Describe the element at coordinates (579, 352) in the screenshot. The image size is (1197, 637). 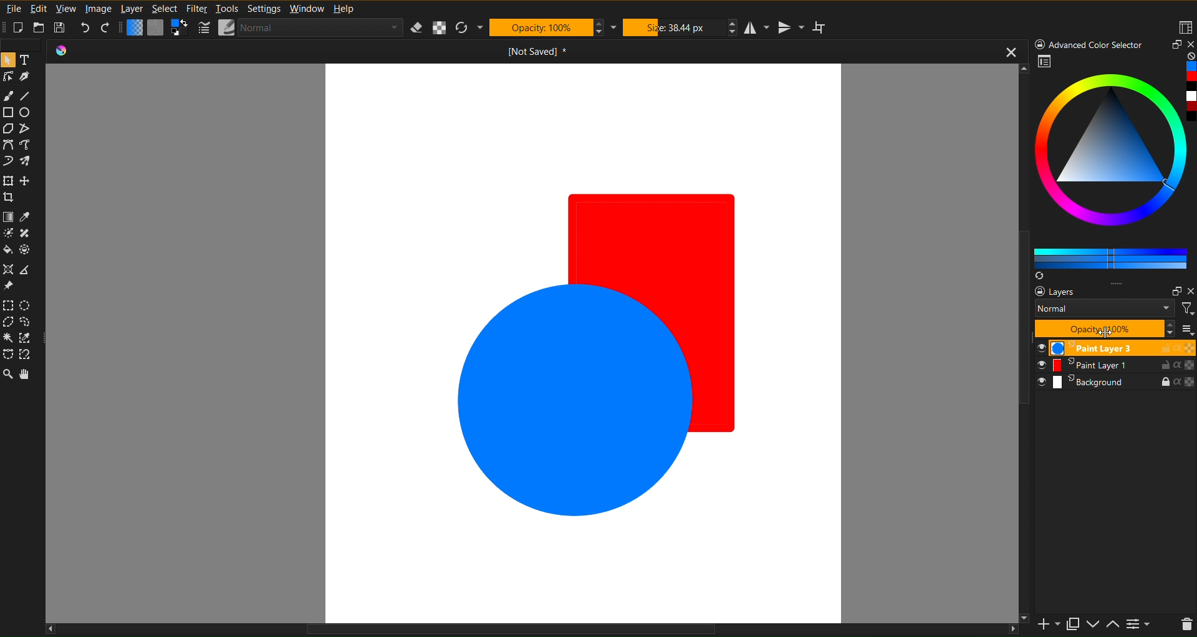
I see `Solid Color Shapes` at that location.